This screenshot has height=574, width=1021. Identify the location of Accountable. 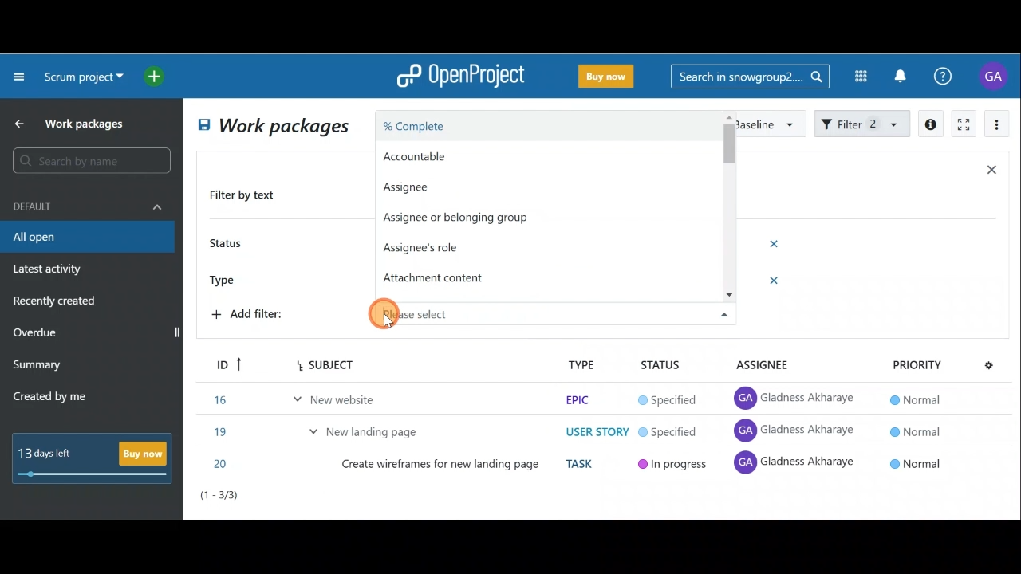
(486, 157).